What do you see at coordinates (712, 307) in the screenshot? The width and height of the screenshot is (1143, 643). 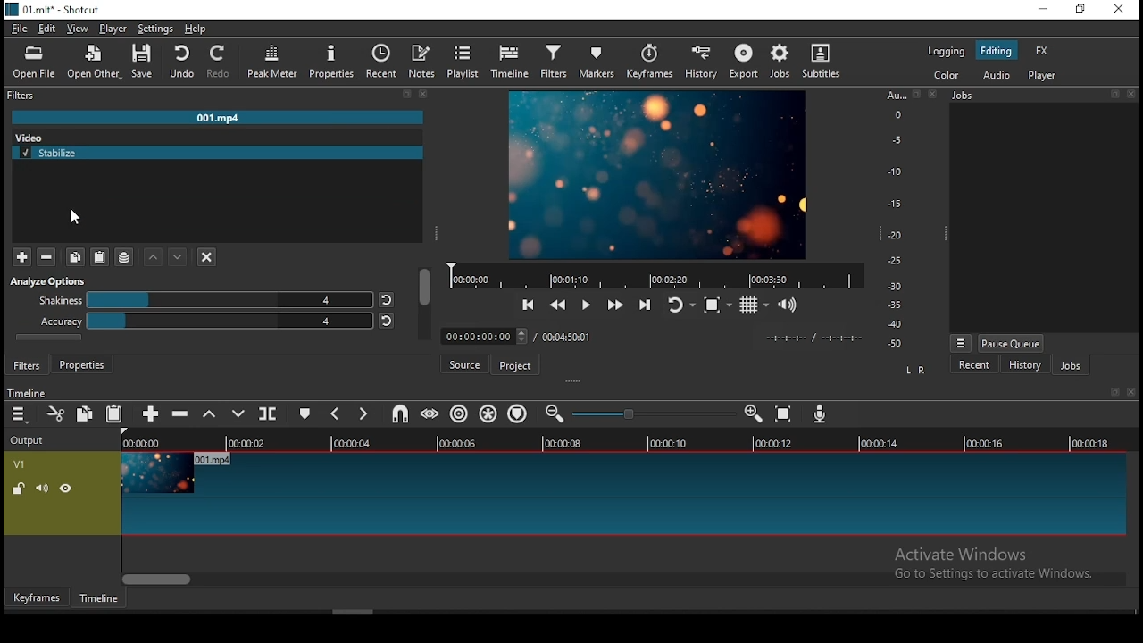 I see `stop` at bounding box center [712, 307].